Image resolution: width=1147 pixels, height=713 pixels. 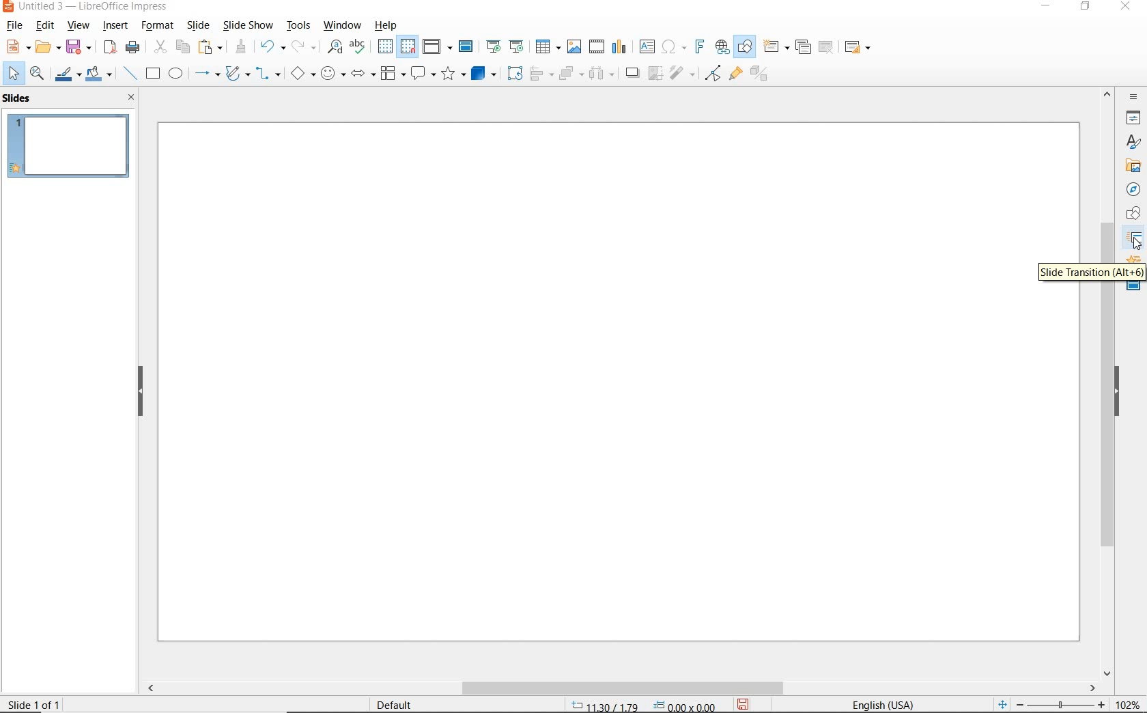 I want to click on SLIDE FROM FIRST SLIDE, so click(x=493, y=47).